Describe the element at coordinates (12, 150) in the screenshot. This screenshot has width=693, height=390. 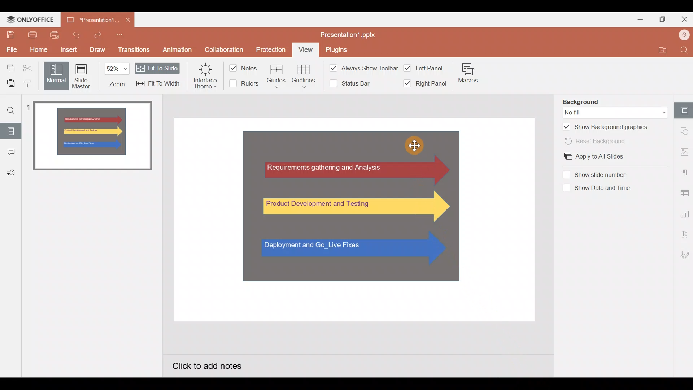
I see `Comments` at that location.